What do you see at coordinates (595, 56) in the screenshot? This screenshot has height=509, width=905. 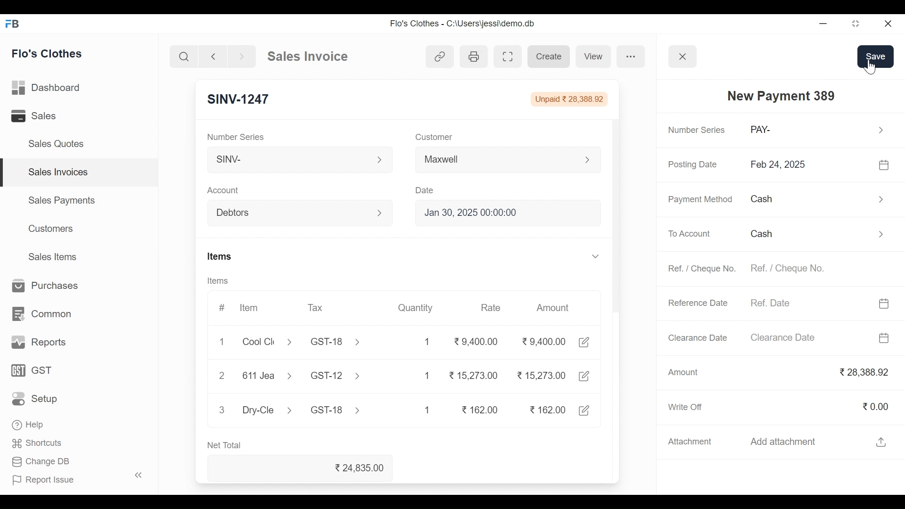 I see `View` at bounding box center [595, 56].